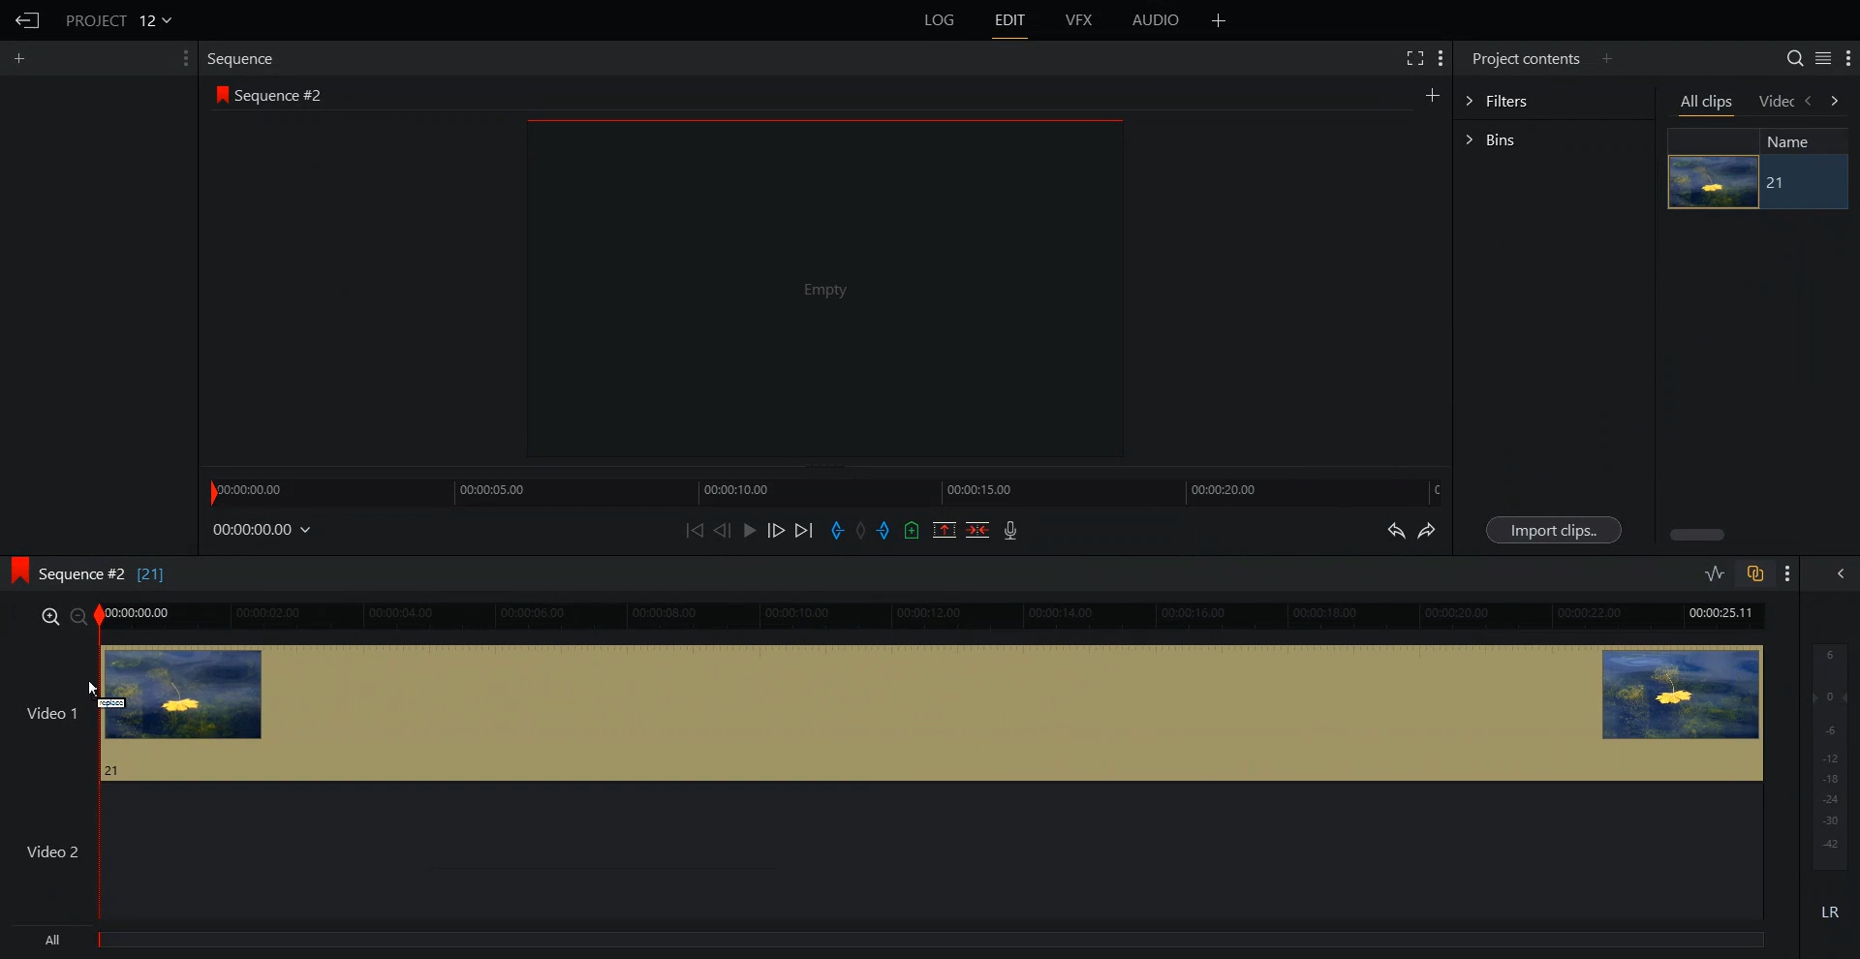 The height and width of the screenshot is (959, 1860). Describe the element at coordinates (1527, 57) in the screenshot. I see `Project Contents` at that location.